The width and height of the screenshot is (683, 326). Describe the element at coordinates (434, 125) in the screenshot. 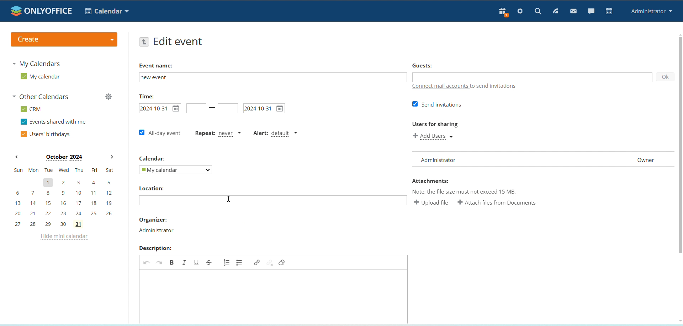

I see `Users for sharing` at that location.